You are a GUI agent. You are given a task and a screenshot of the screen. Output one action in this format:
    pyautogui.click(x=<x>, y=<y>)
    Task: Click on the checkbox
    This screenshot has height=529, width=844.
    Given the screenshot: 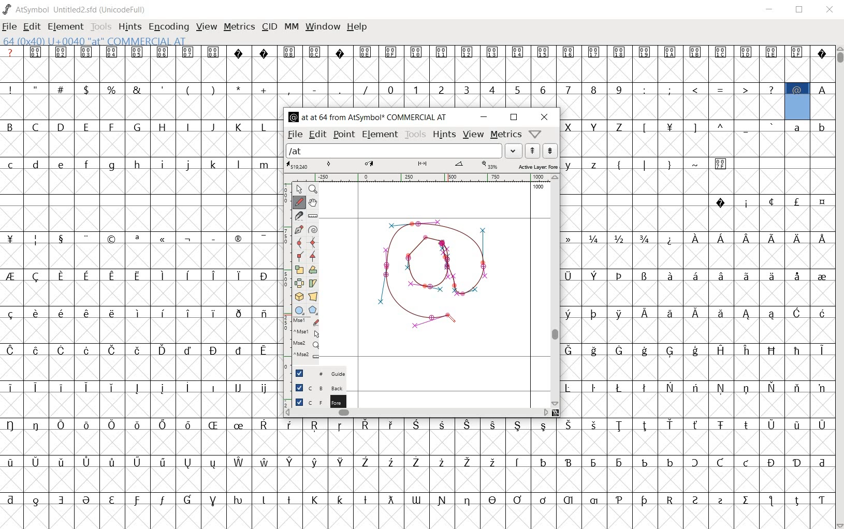 What is the action you would take?
    pyautogui.click(x=299, y=401)
    